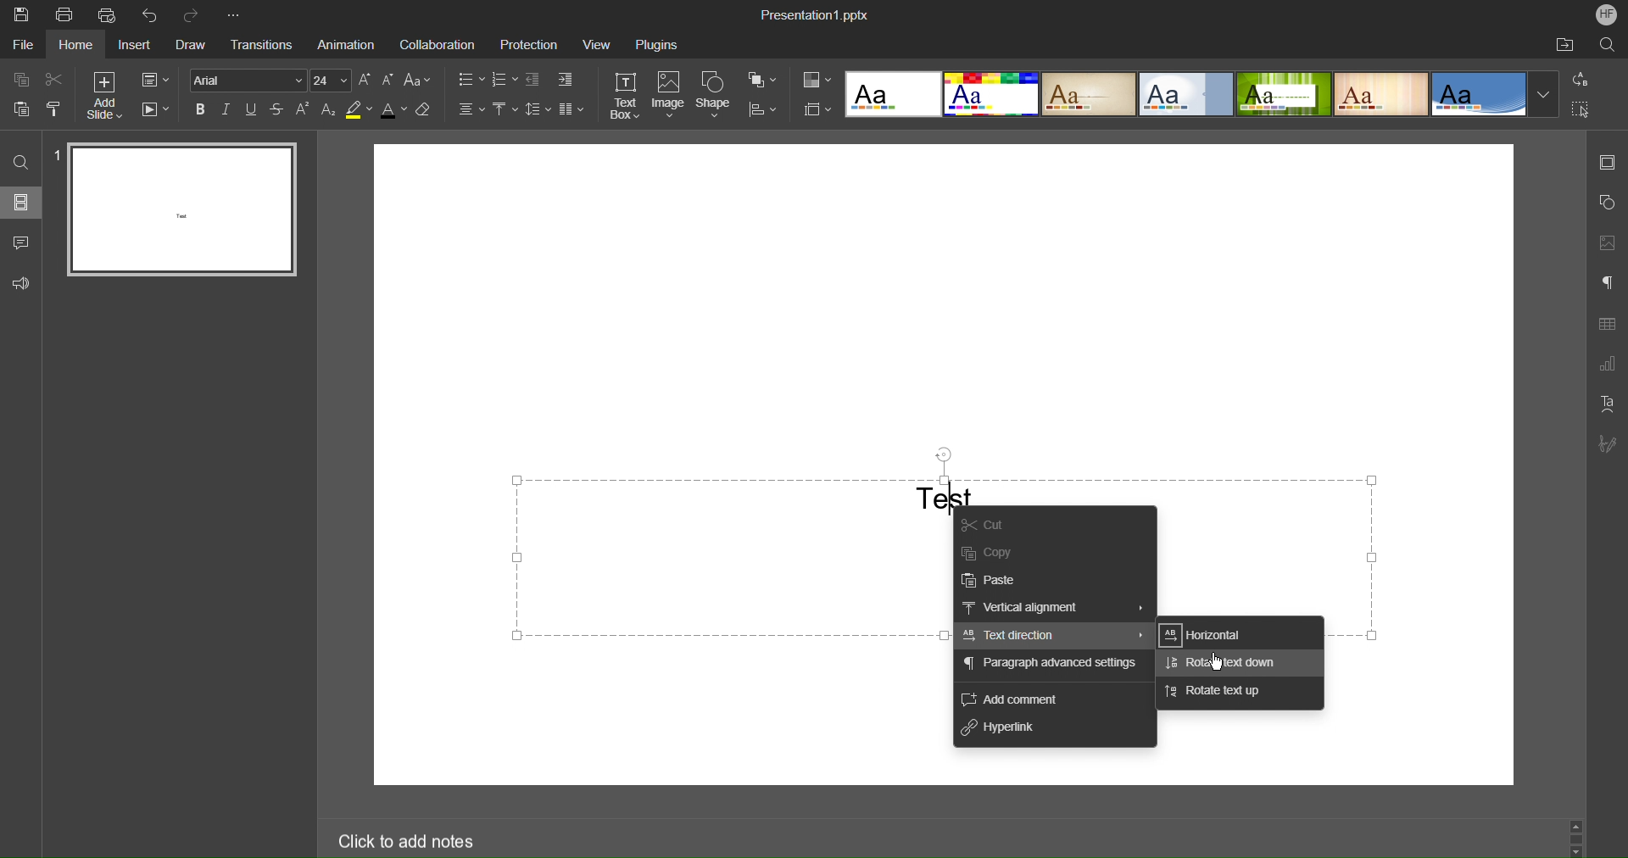 The image size is (1628, 858). What do you see at coordinates (1607, 404) in the screenshot?
I see `Text Art` at bounding box center [1607, 404].